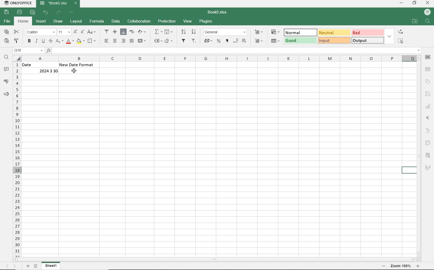  What do you see at coordinates (124, 41) in the screenshot?
I see `ALIGN RIGHT` at bounding box center [124, 41].